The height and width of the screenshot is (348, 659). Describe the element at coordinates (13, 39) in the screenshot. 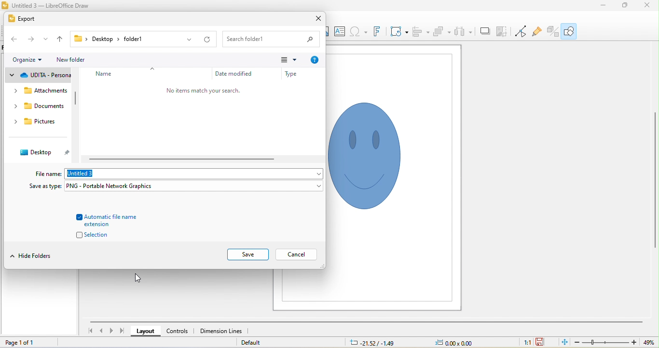

I see `back` at that location.